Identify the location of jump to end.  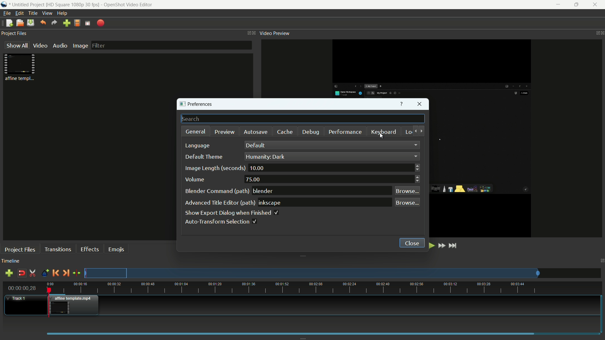
(454, 245).